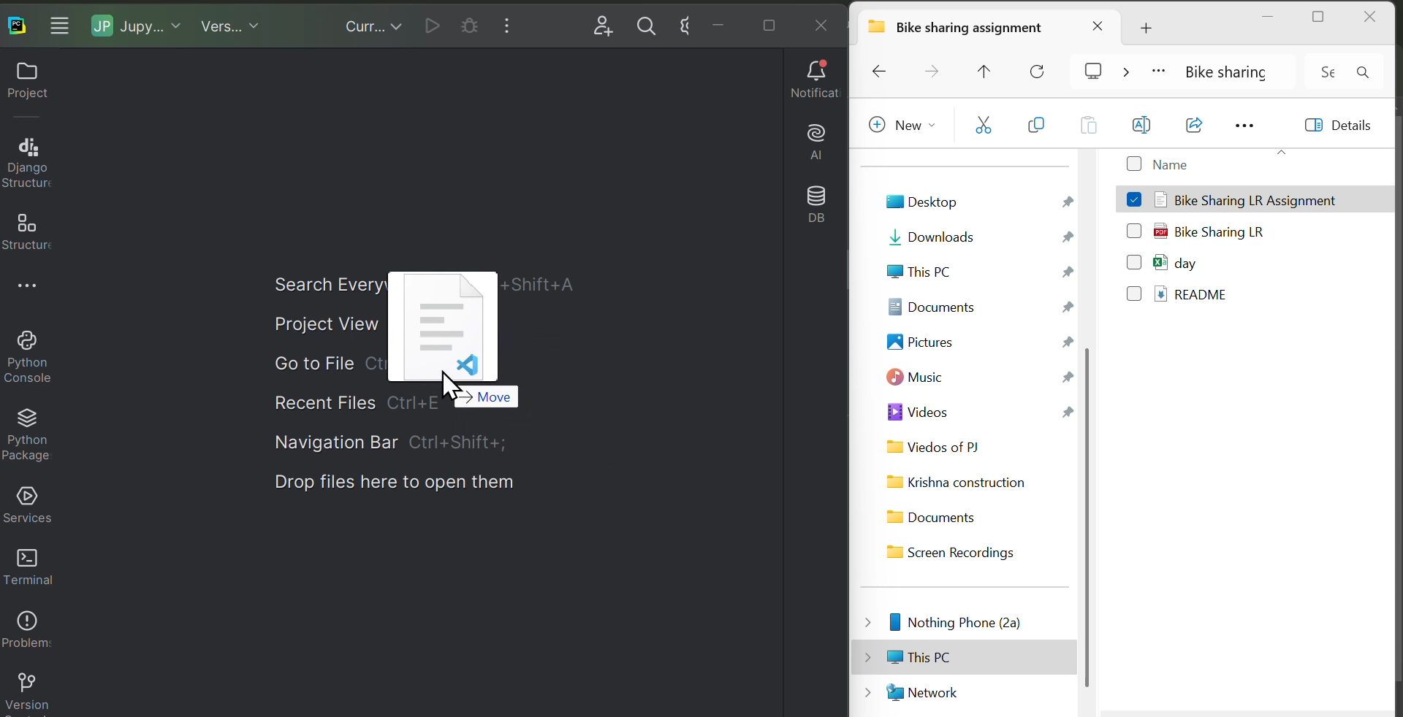  What do you see at coordinates (879, 72) in the screenshot?
I see `Backward` at bounding box center [879, 72].